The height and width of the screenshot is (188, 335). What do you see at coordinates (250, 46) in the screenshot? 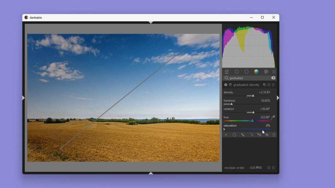
I see `Histogram` at bounding box center [250, 46].